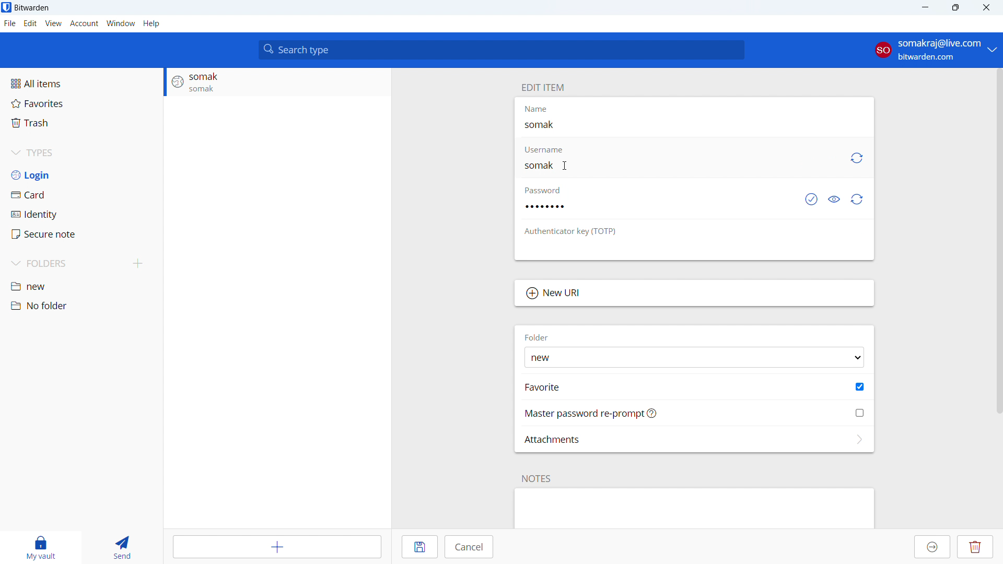 The width and height of the screenshot is (1003, 564). What do you see at coordinates (81, 214) in the screenshot?
I see `identity` at bounding box center [81, 214].